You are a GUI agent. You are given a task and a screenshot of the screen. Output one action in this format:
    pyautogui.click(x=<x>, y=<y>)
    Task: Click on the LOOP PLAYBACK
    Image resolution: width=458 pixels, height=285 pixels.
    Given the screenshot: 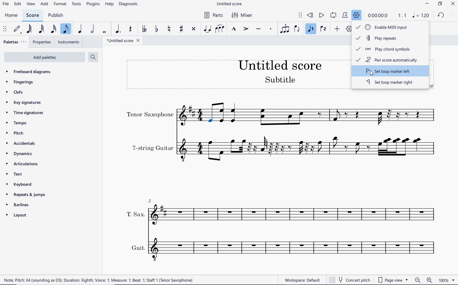 What is the action you would take?
    pyautogui.click(x=333, y=15)
    